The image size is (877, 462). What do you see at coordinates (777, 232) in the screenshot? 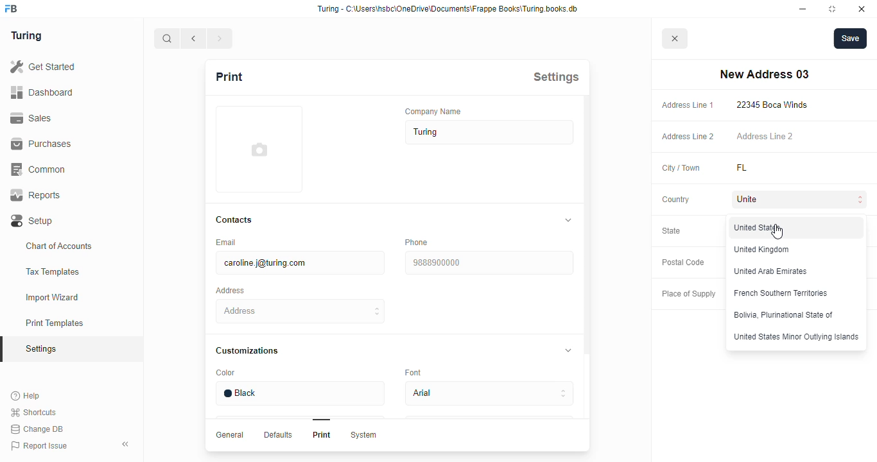
I see `cursor` at bounding box center [777, 232].